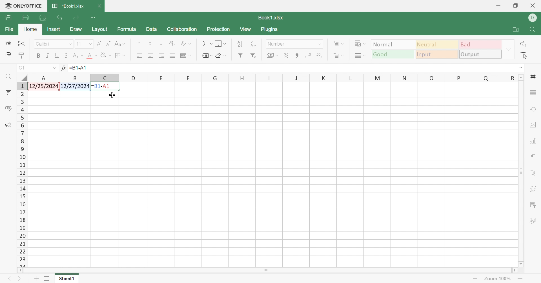 The height and width of the screenshot is (283, 541). Describe the element at coordinates (481, 44) in the screenshot. I see `Bad` at that location.